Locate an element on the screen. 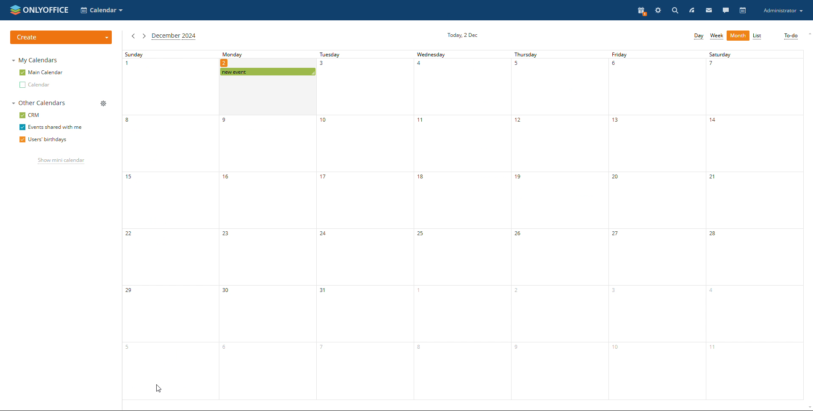 This screenshot has width=813, height=411. manage is located at coordinates (103, 103).